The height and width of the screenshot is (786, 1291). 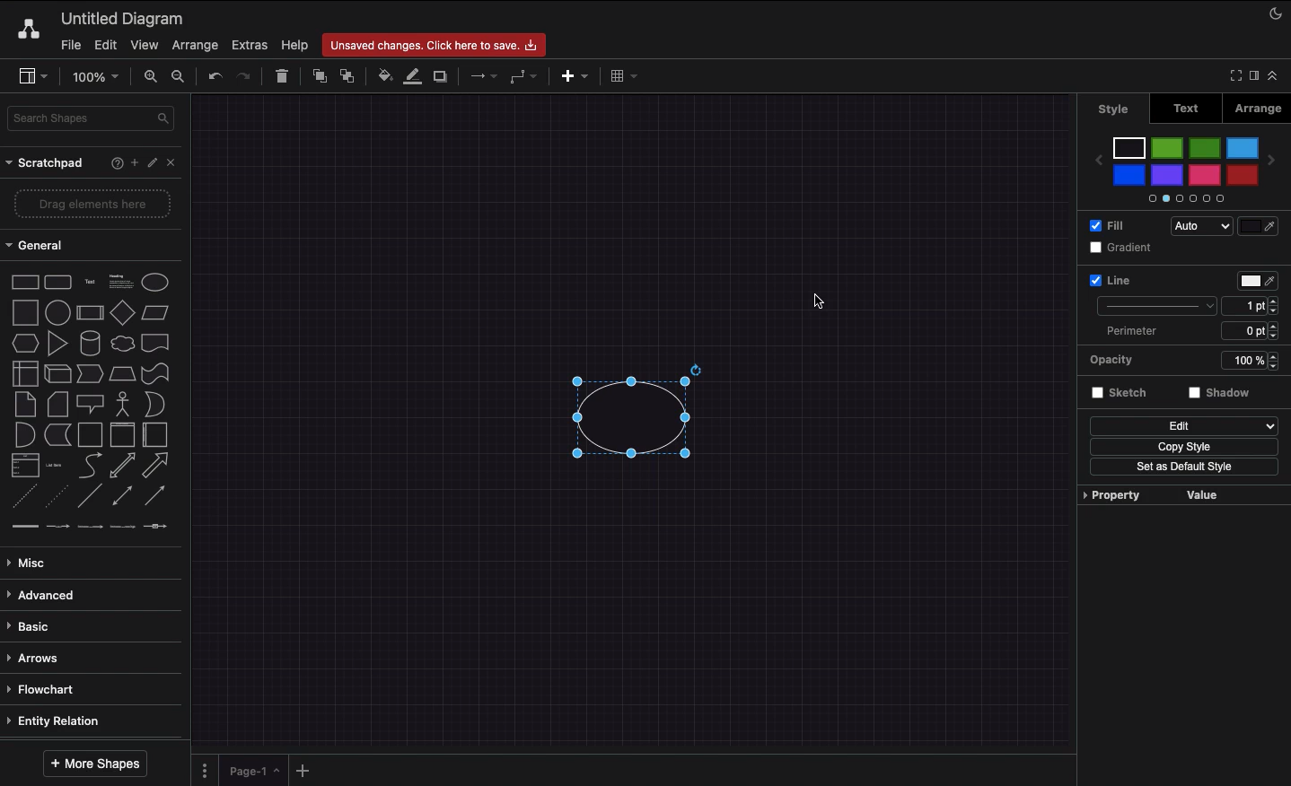 What do you see at coordinates (1250, 304) in the screenshot?
I see `1 pt` at bounding box center [1250, 304].